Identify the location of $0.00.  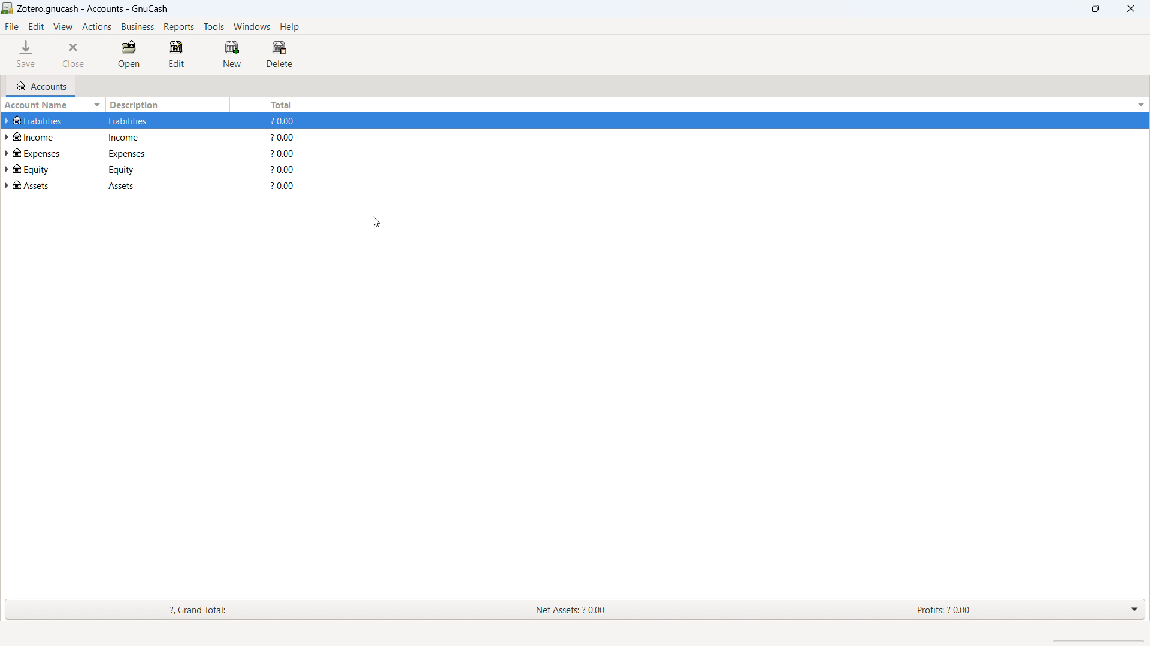
(286, 137).